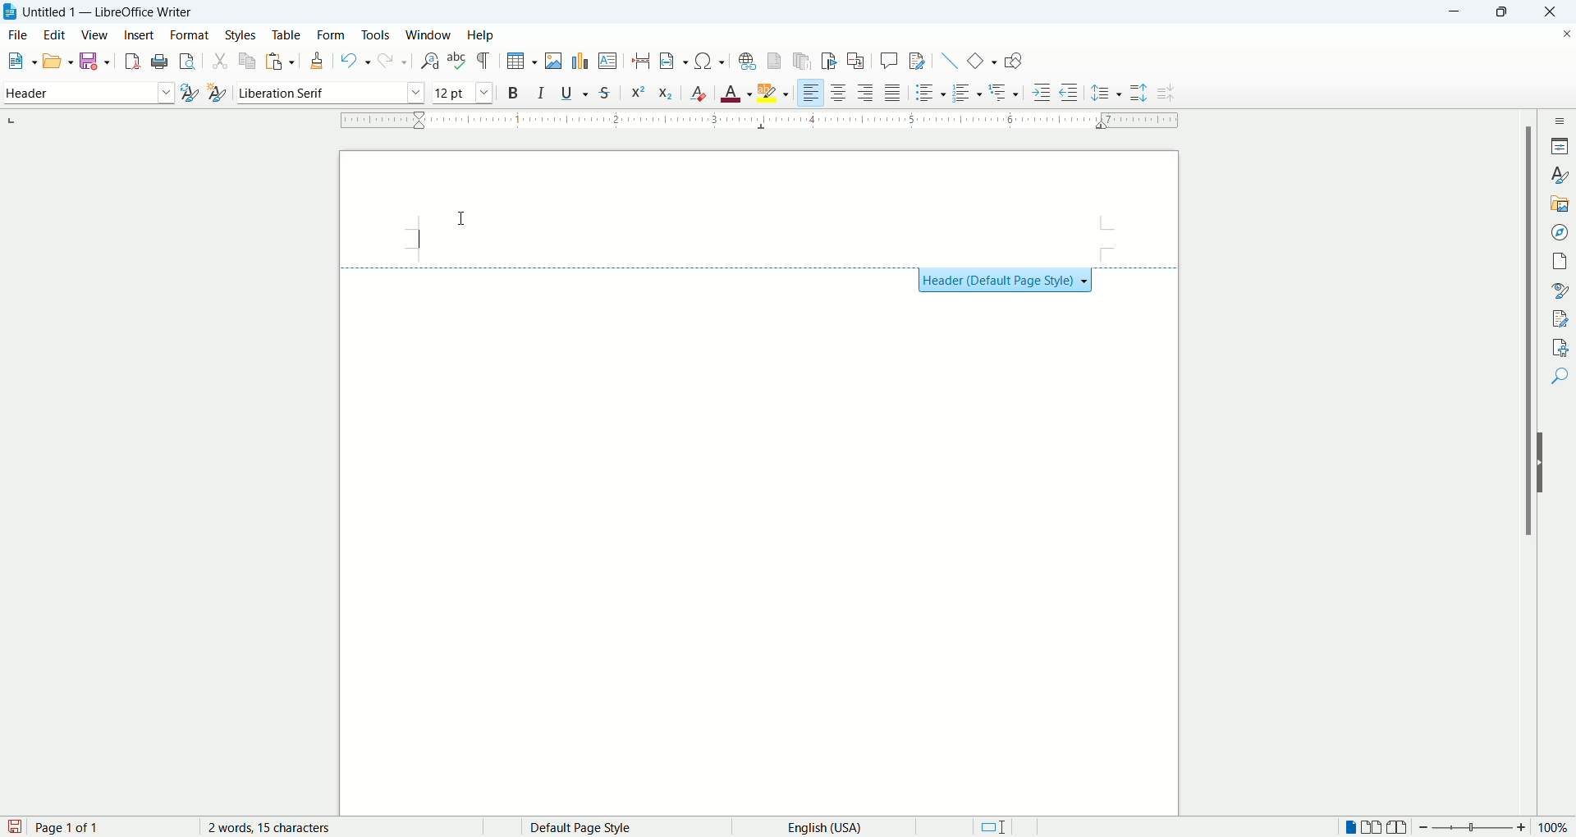  I want to click on pages, so click(1561, 261).